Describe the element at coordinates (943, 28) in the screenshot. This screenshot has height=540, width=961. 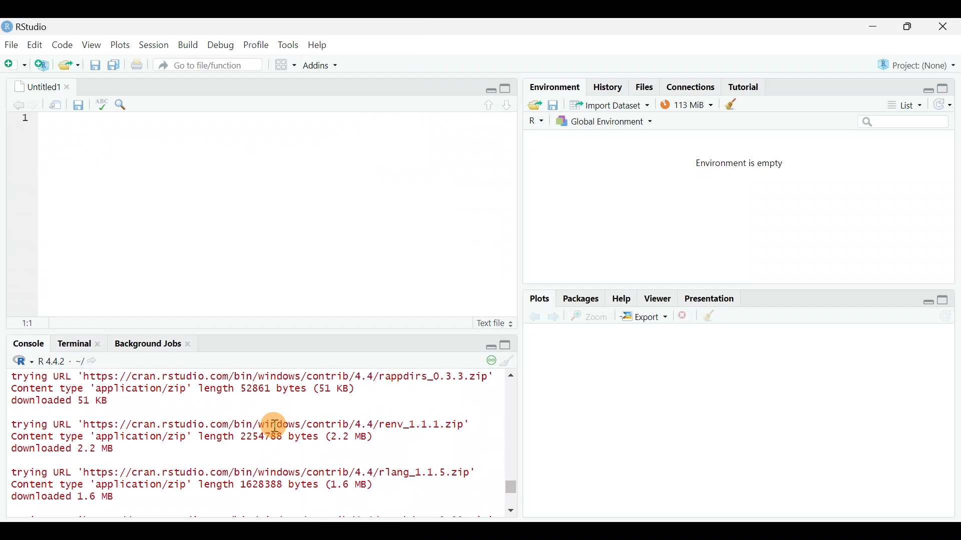
I see `close` at that location.